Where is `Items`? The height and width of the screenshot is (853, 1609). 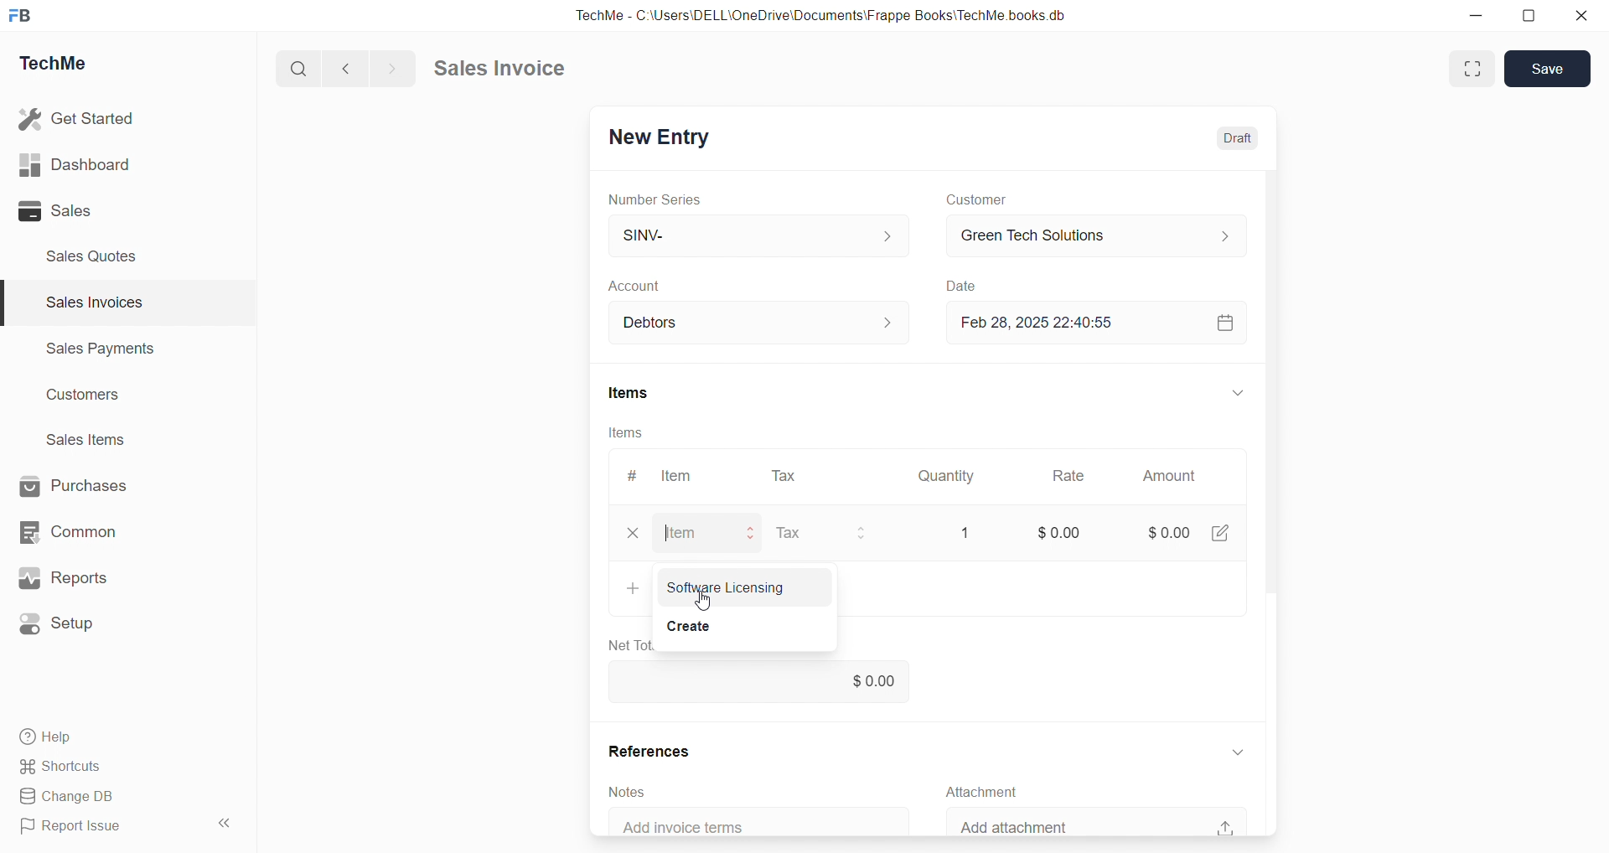
Items is located at coordinates (630, 392).